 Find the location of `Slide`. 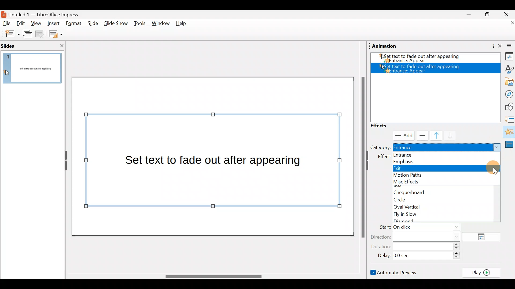

Slide is located at coordinates (92, 24).